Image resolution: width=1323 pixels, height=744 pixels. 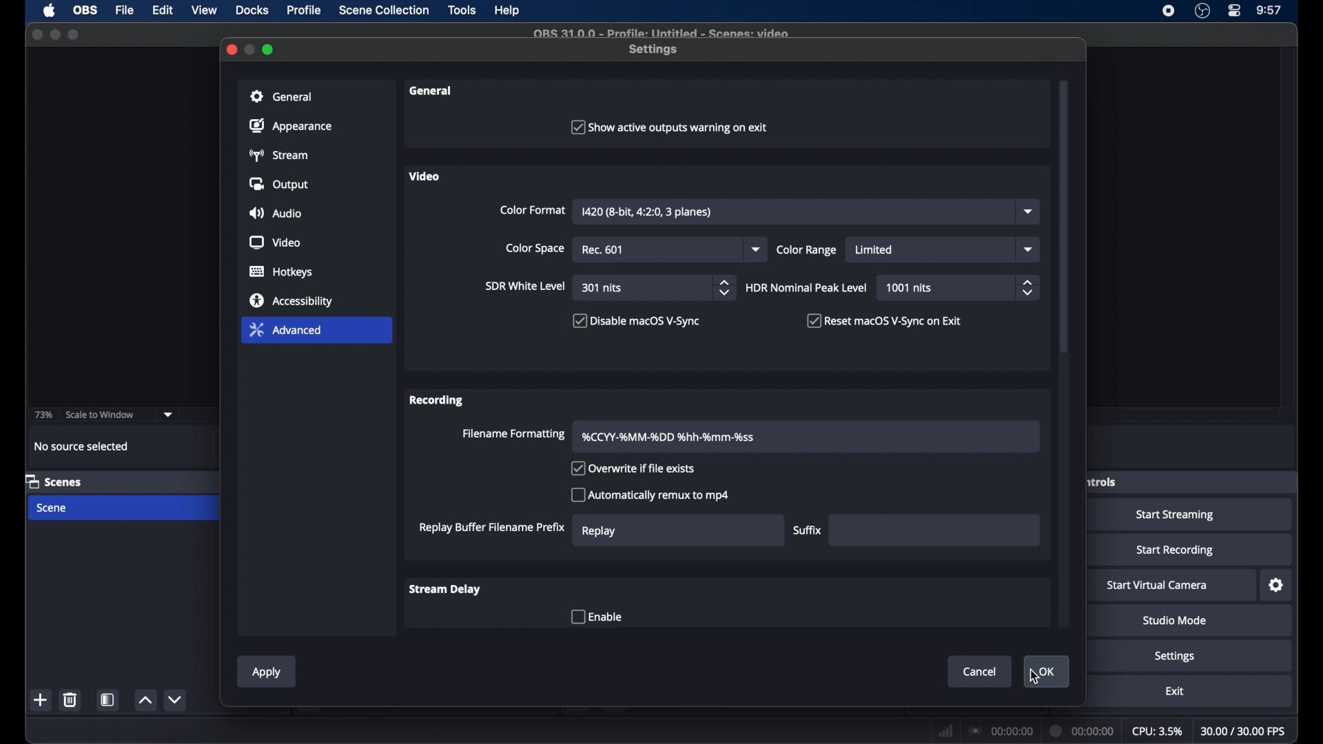 I want to click on dropdown, so click(x=757, y=250).